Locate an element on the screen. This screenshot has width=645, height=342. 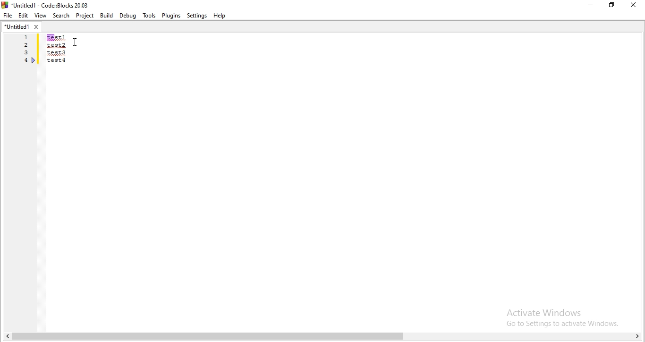
Plugins  is located at coordinates (171, 16).